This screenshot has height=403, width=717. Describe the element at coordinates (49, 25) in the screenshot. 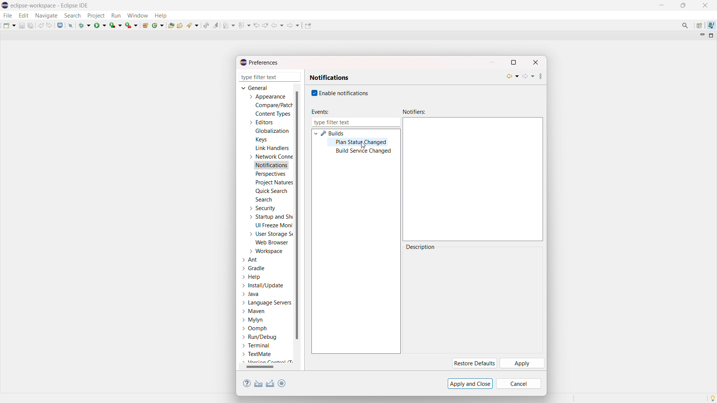

I see `redo` at that location.